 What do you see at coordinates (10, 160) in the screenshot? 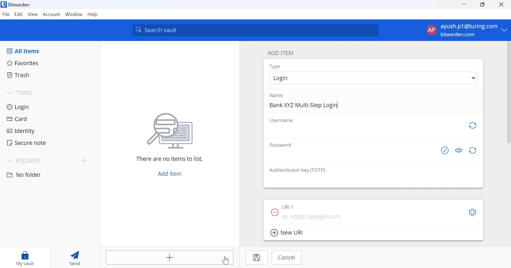
I see `Drop Down` at bounding box center [10, 160].